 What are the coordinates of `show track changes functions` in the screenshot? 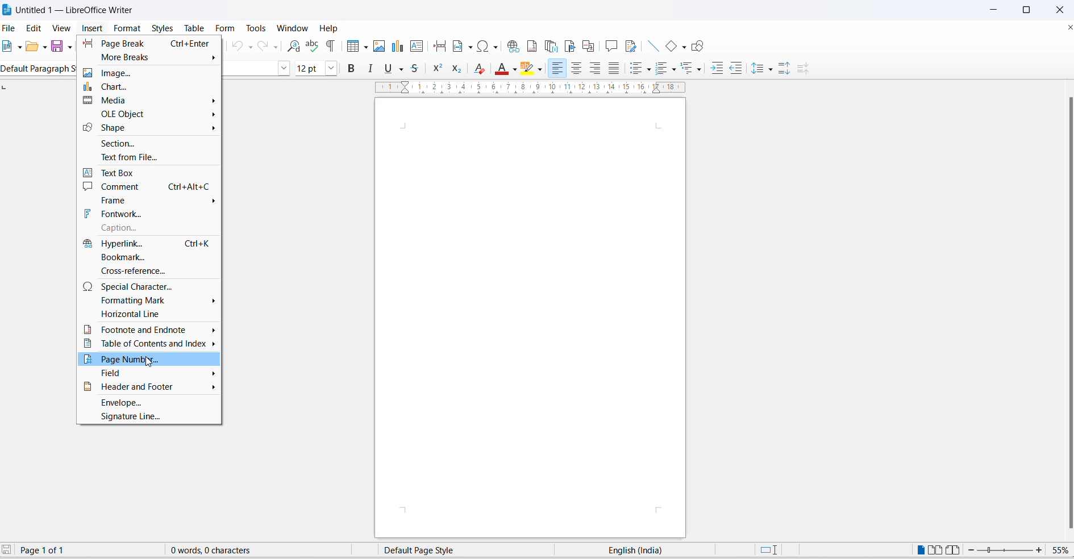 It's located at (634, 46).